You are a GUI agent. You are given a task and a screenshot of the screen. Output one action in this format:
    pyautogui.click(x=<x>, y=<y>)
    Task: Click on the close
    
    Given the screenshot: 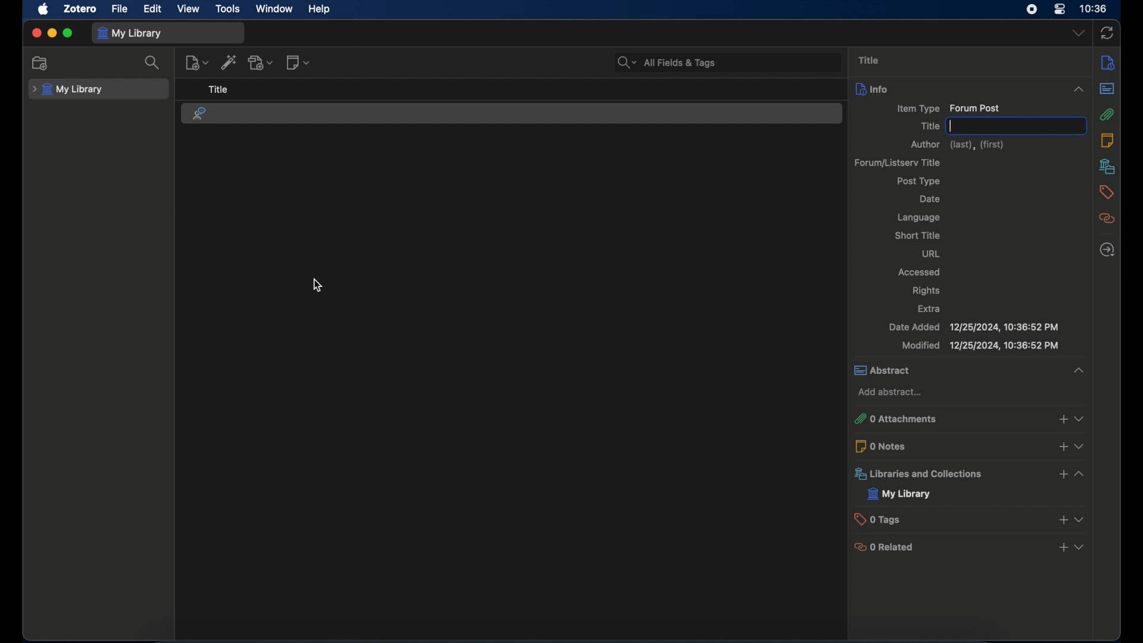 What is the action you would take?
    pyautogui.click(x=36, y=33)
    